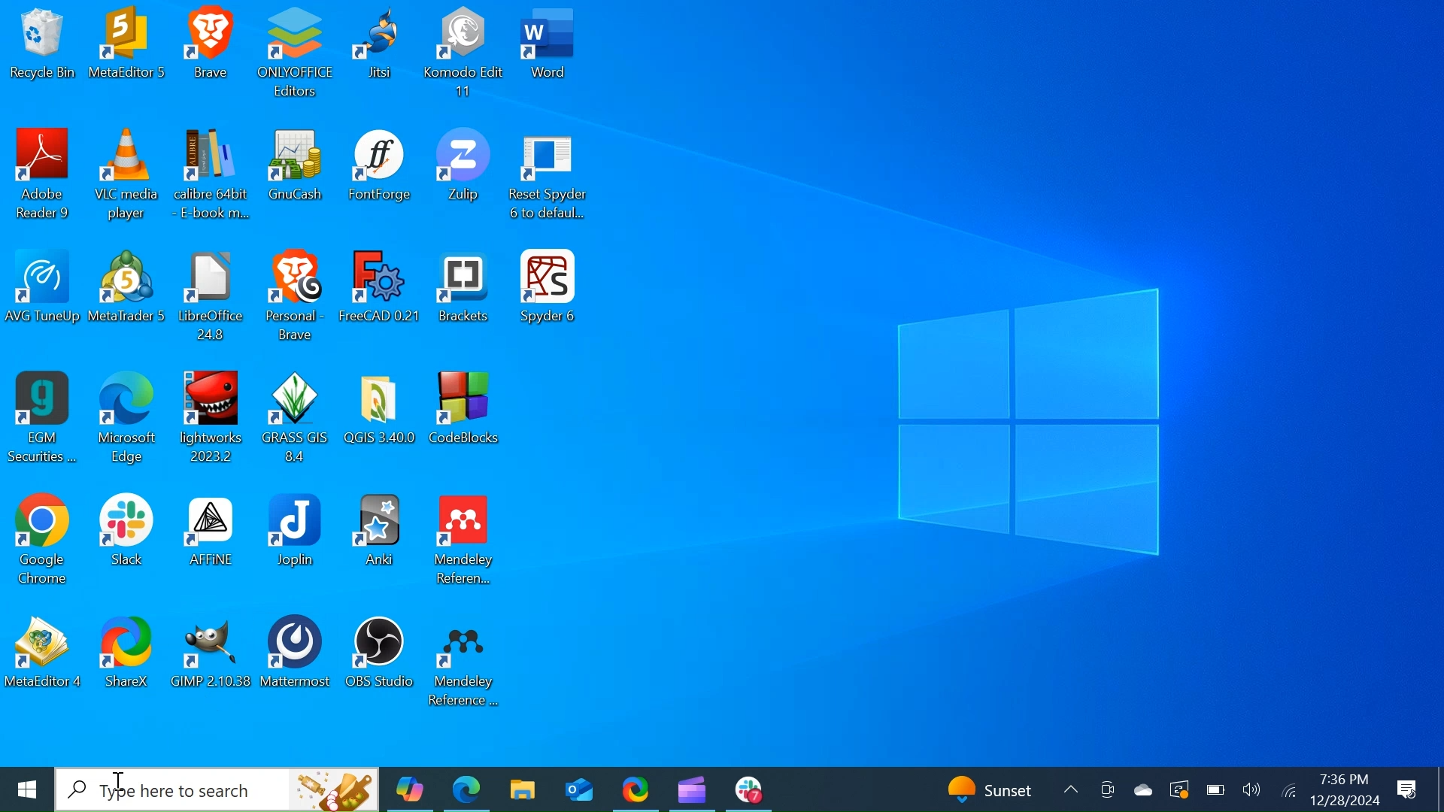 This screenshot has height=812, width=1444. Describe the element at coordinates (377, 177) in the screenshot. I see `FontForge Desktop Icon` at that location.